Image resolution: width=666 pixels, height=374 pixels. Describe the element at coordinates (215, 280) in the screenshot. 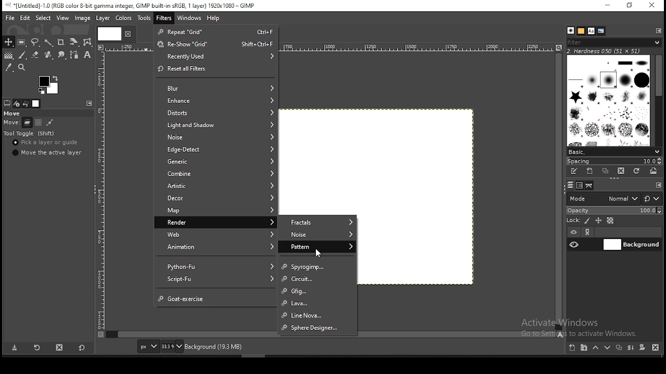

I see `script Fu` at that location.